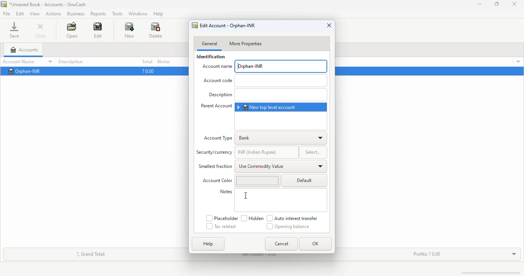 This screenshot has width=524, height=276. What do you see at coordinates (216, 181) in the screenshot?
I see `Account Color` at bounding box center [216, 181].